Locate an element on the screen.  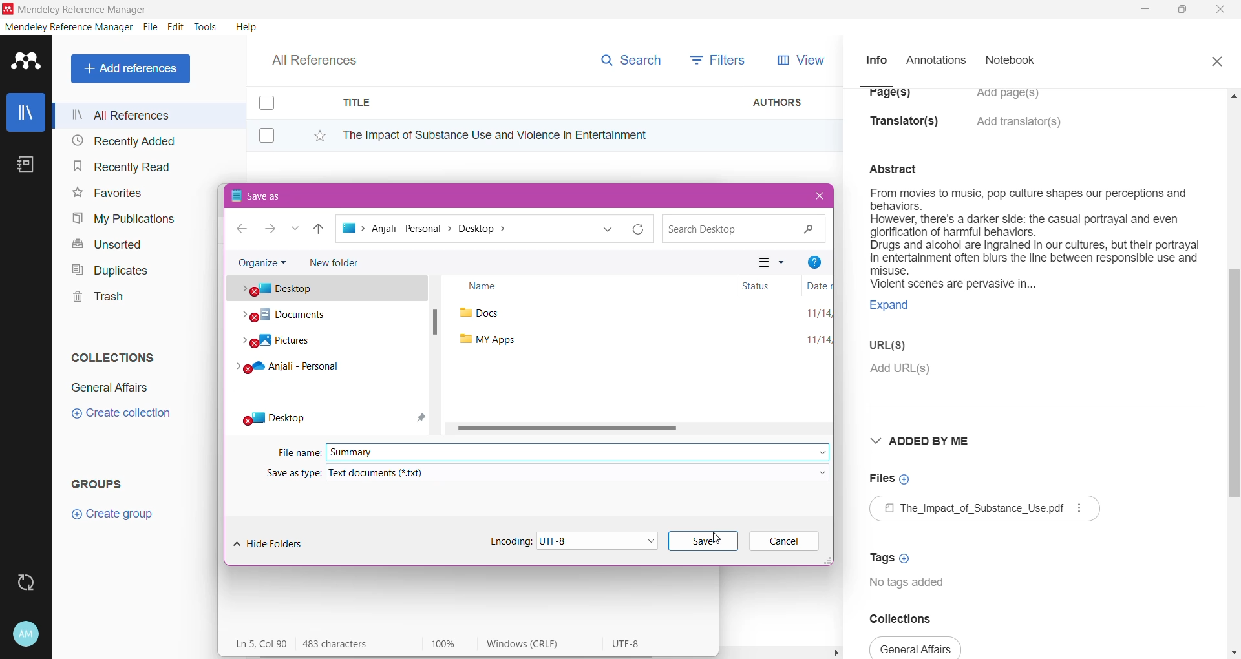
Click to Create Collection is located at coordinates (121, 415).